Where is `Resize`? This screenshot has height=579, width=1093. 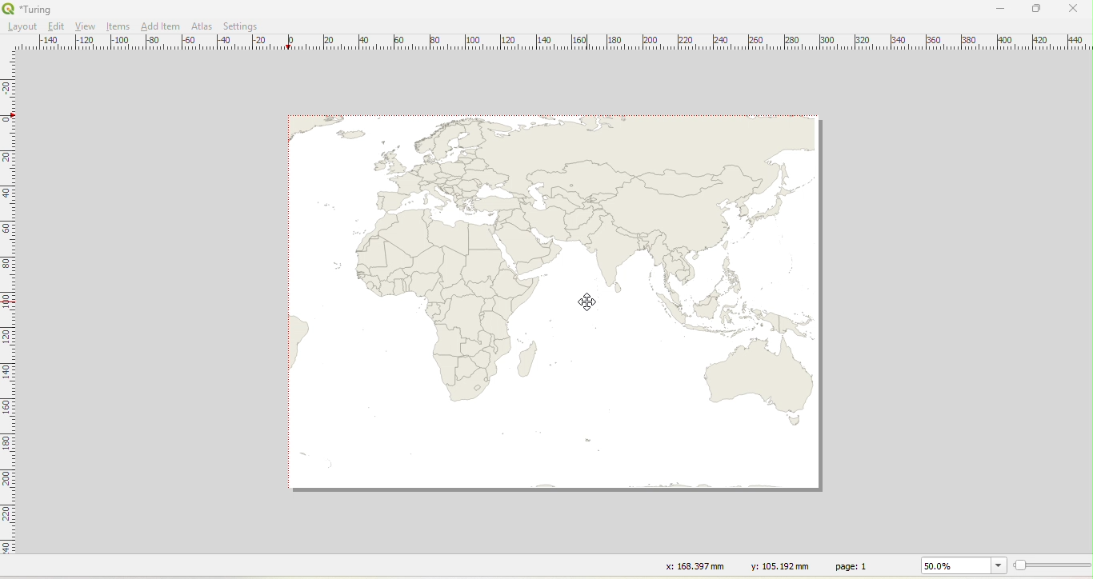 Resize is located at coordinates (1052, 566).